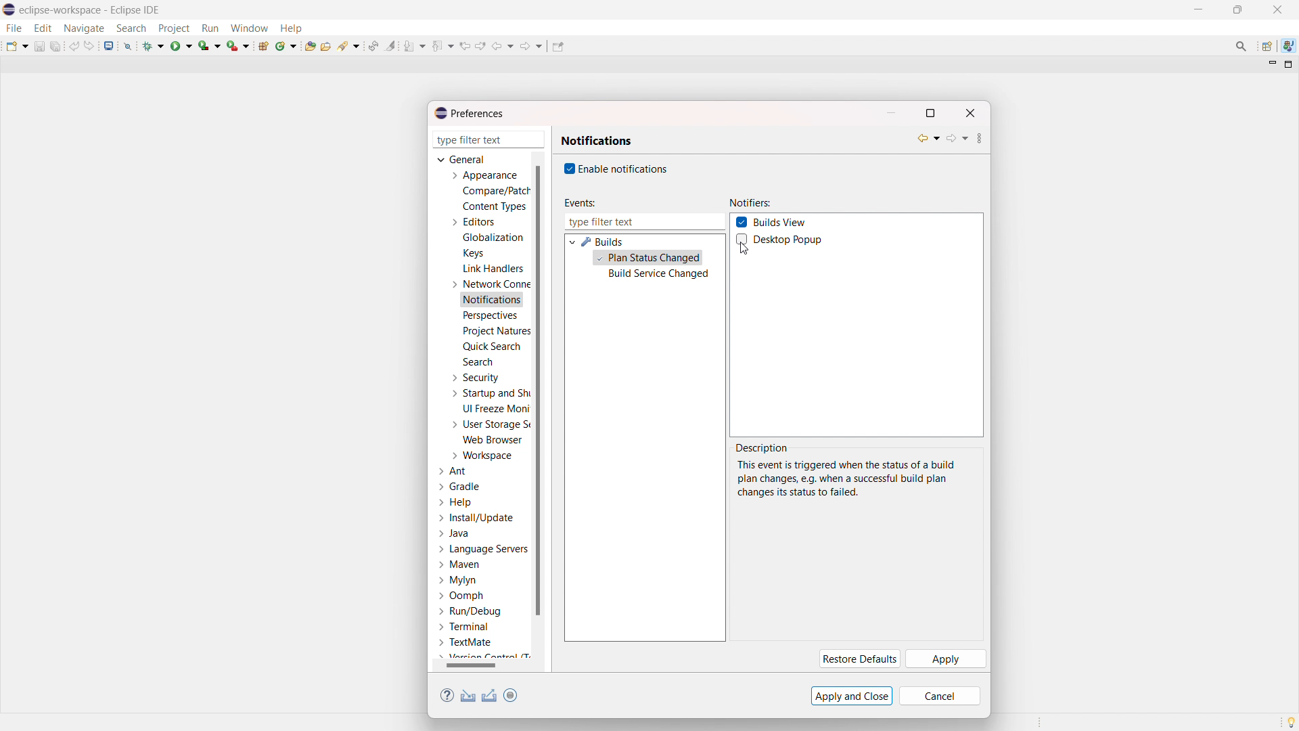  I want to click on keys, so click(473, 252).